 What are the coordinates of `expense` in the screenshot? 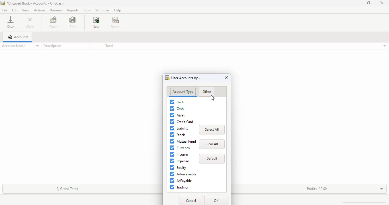 It's located at (179, 161).